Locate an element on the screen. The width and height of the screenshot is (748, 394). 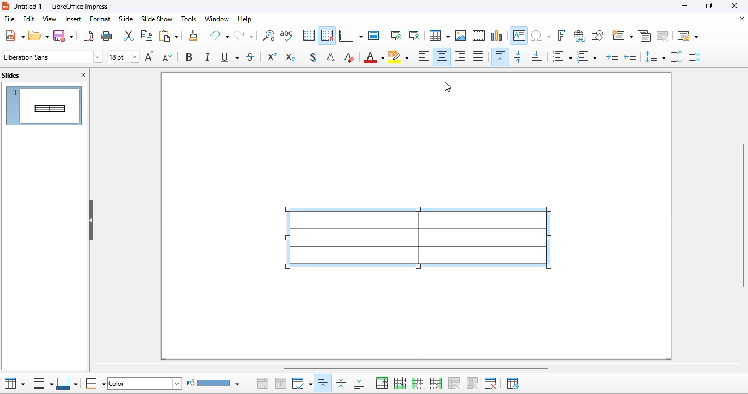
slide show is located at coordinates (157, 19).